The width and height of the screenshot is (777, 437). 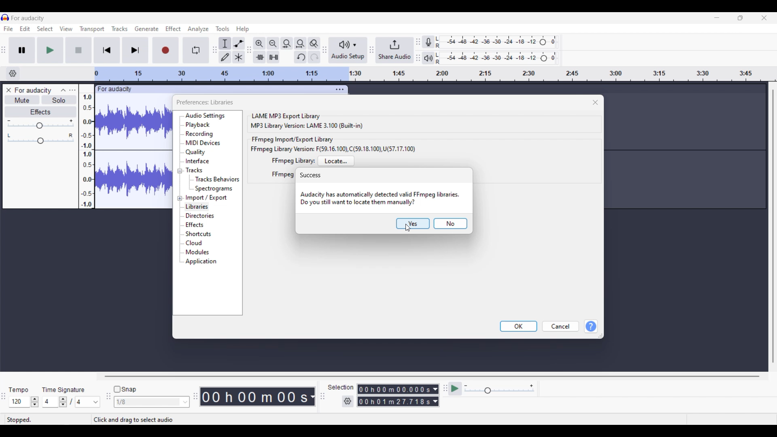 I want to click on timestamp, so click(x=257, y=397).